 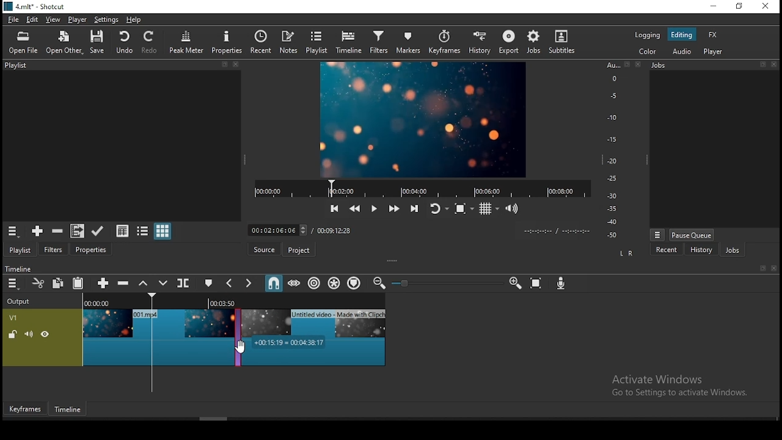 I want to click on scrub while dragging, so click(x=295, y=283).